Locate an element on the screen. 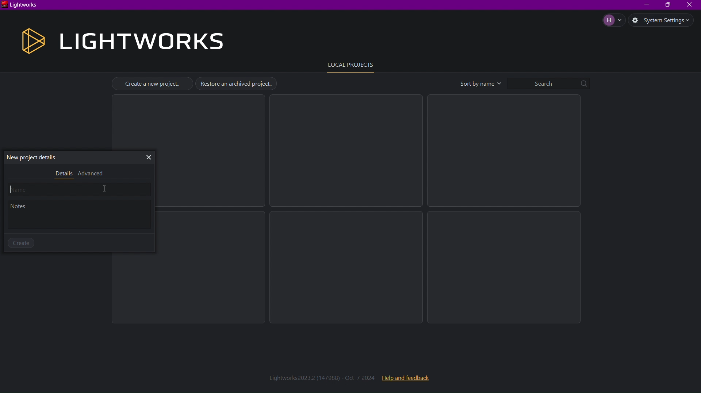  Restore an archived project is located at coordinates (235, 83).